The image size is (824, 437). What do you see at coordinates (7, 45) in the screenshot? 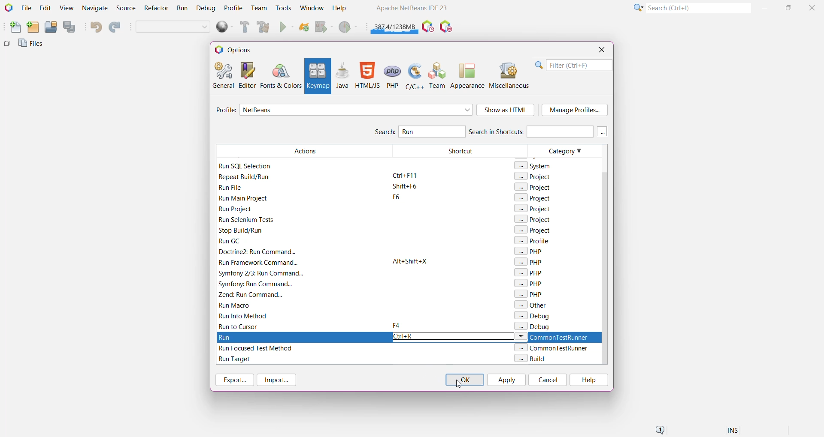
I see `` at bounding box center [7, 45].